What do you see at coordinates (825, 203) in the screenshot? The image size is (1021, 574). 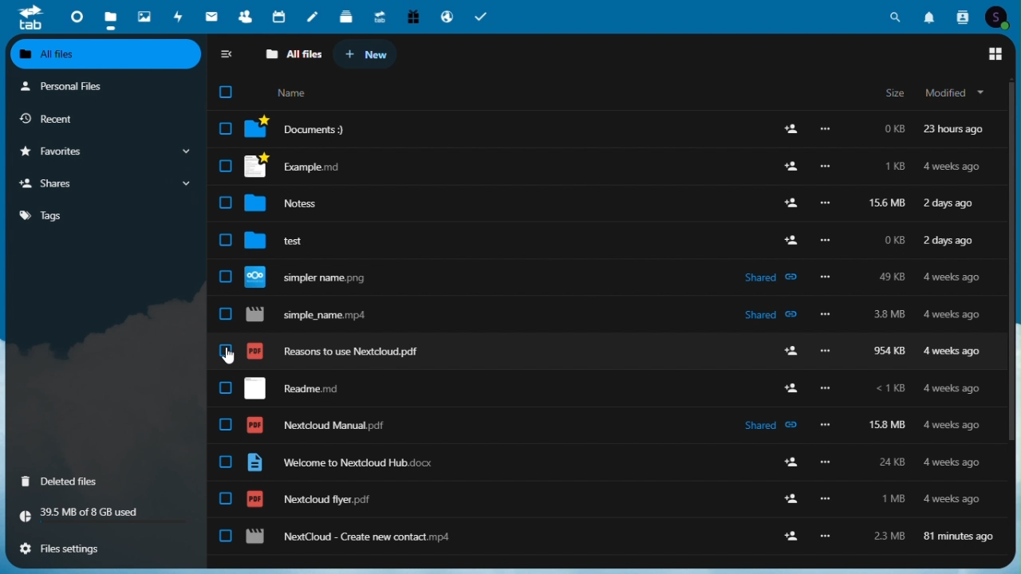 I see `` at bounding box center [825, 203].